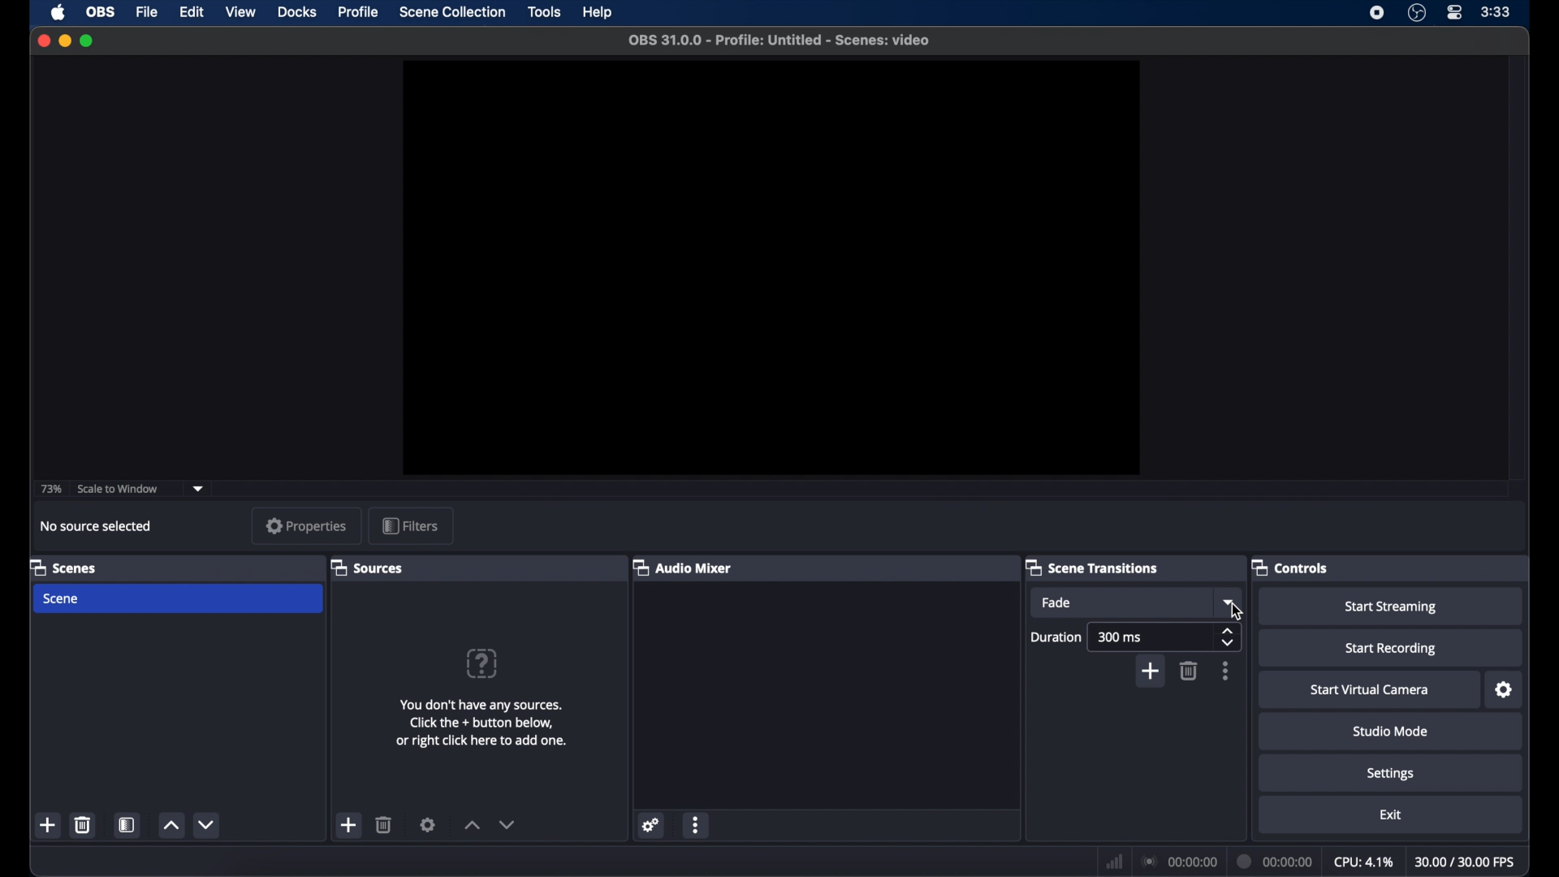  What do you see at coordinates (1372, 690) in the screenshot?
I see `start virtual camera` at bounding box center [1372, 690].